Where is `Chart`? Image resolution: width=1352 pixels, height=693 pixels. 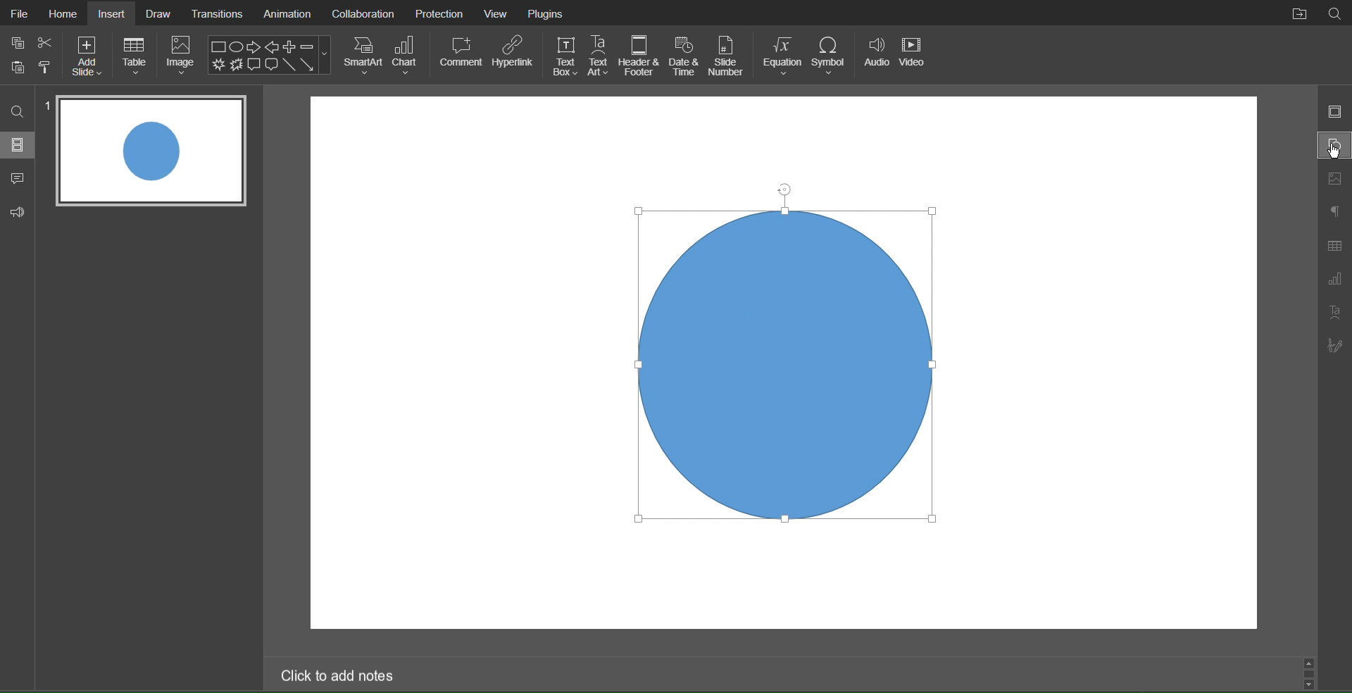
Chart is located at coordinates (408, 56).